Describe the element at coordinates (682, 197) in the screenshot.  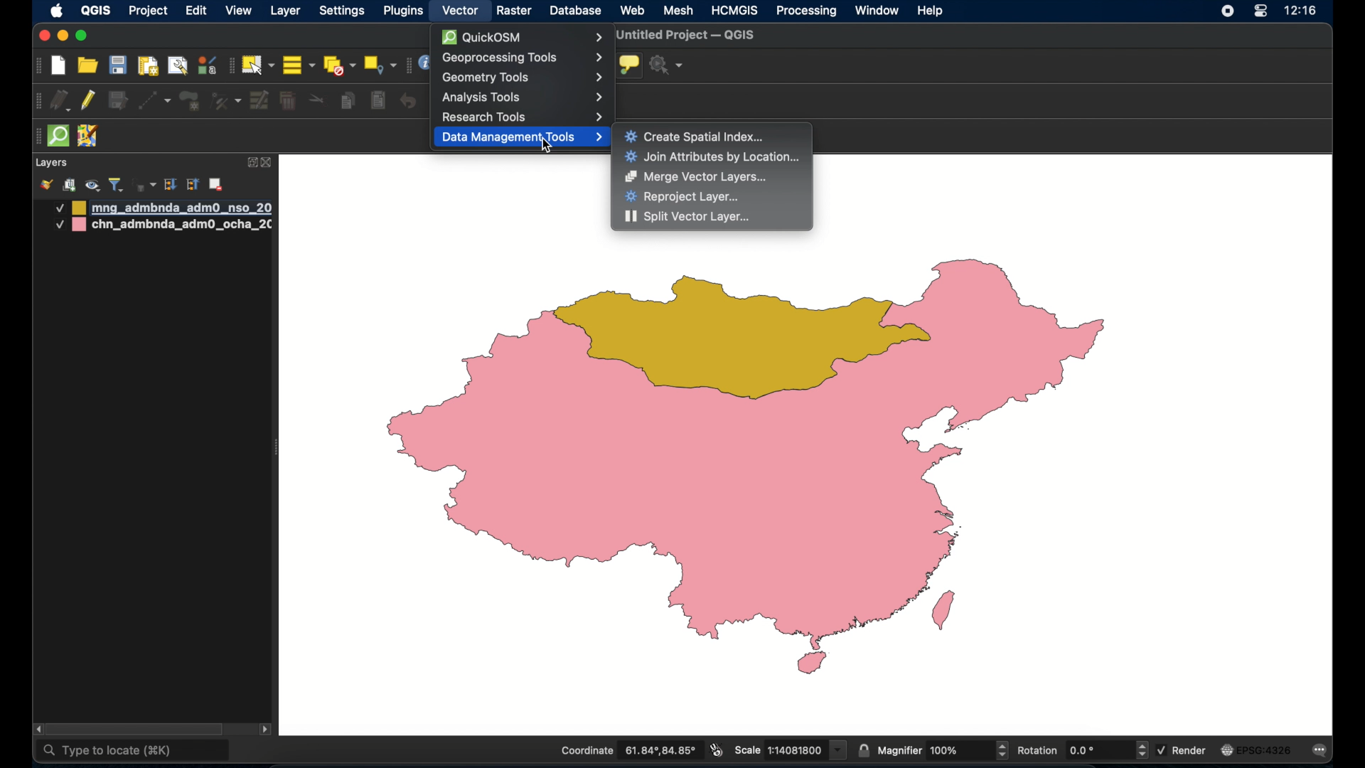
I see `reproject layer` at that location.